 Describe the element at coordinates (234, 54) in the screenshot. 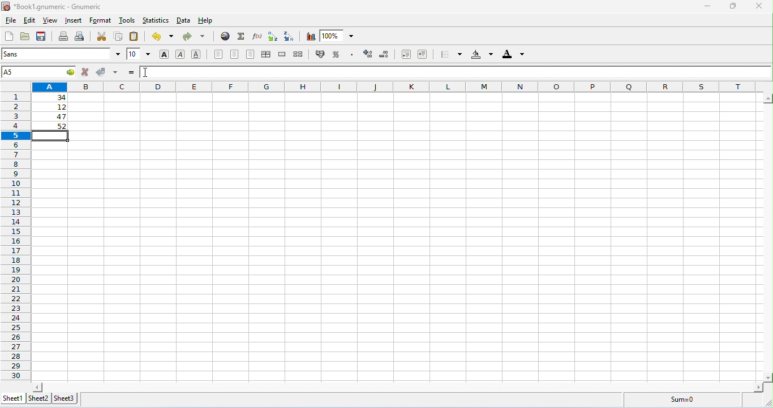

I see `align center` at that location.